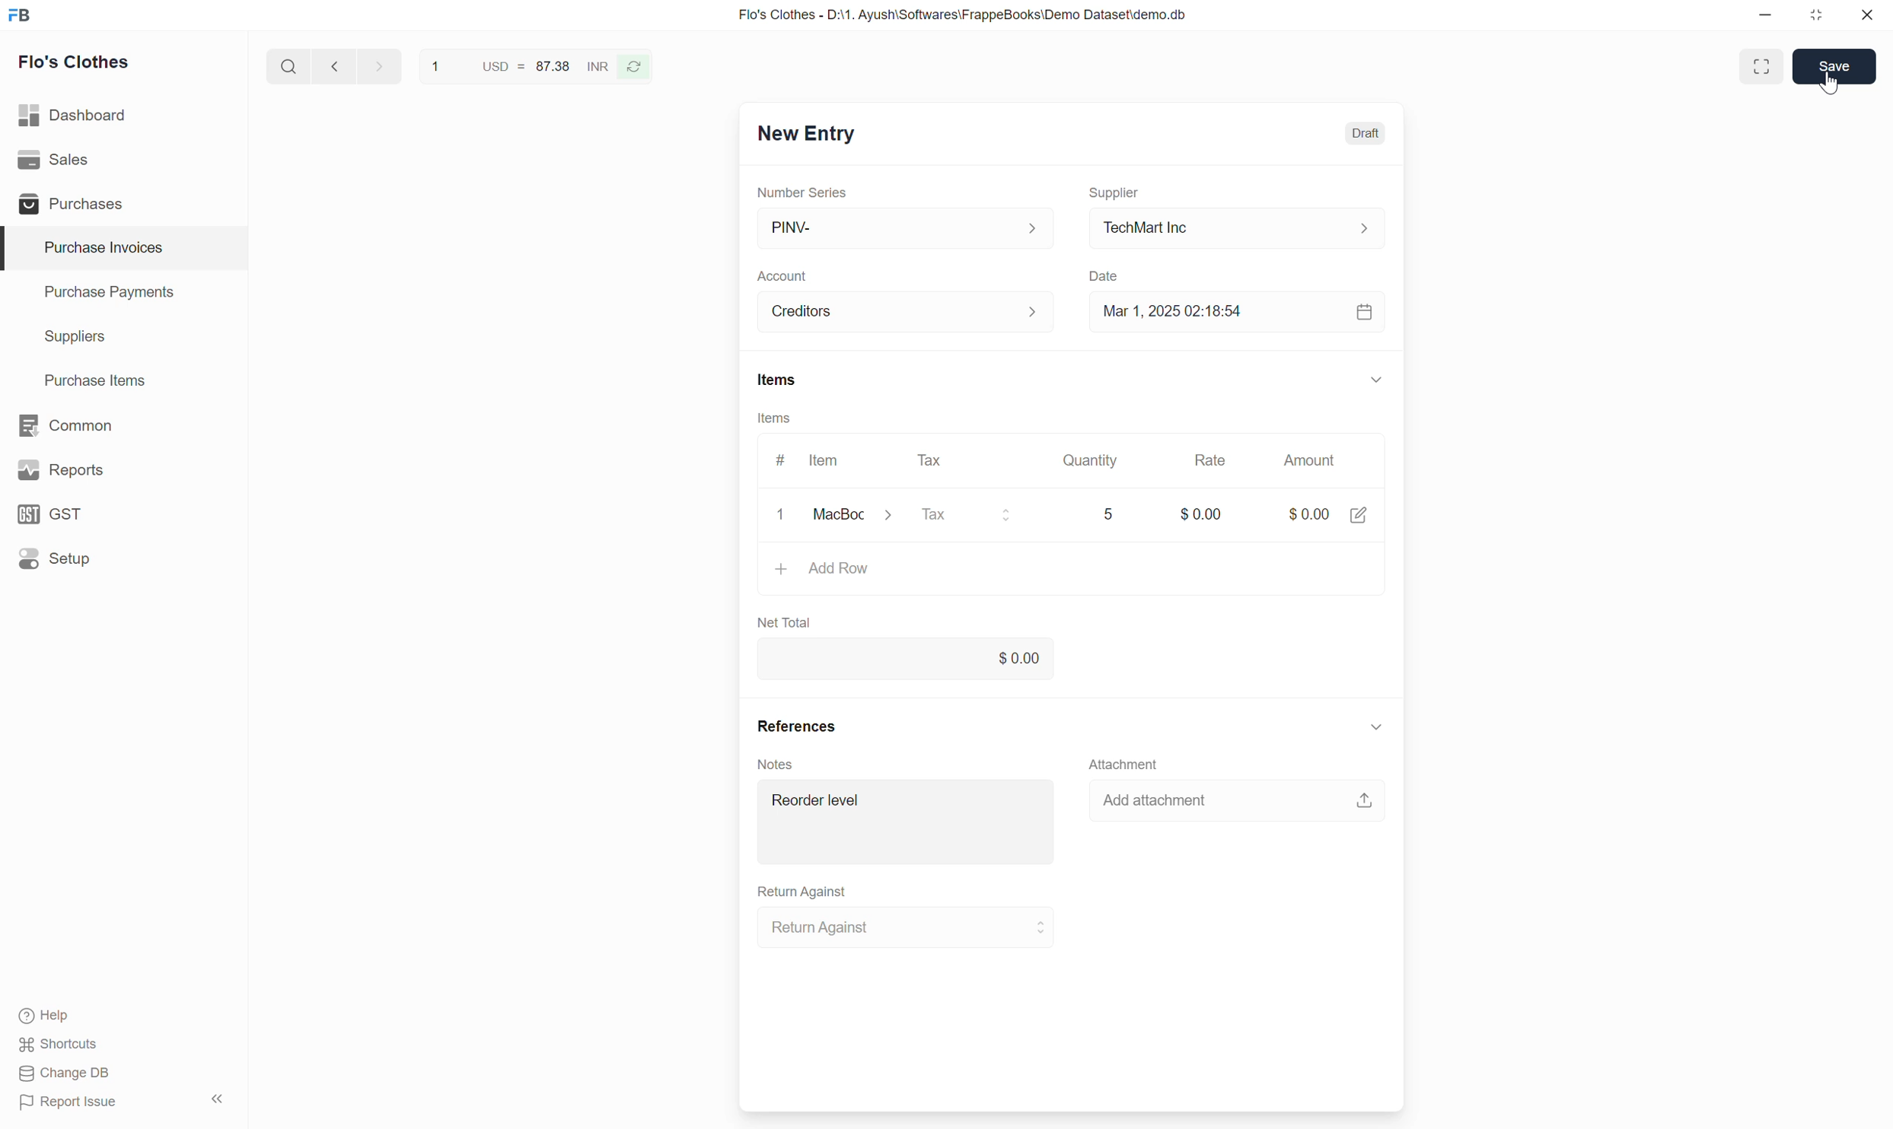 This screenshot has height=1129, width=1893. Describe the element at coordinates (381, 65) in the screenshot. I see `next` at that location.